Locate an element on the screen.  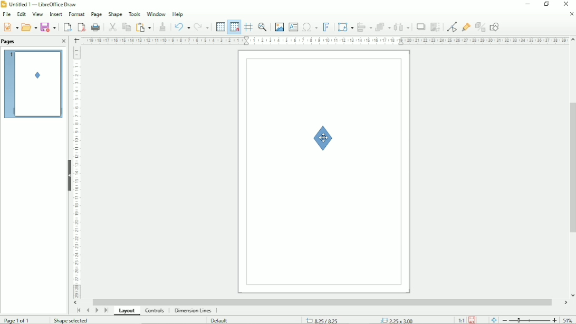
Minimize is located at coordinates (527, 5).